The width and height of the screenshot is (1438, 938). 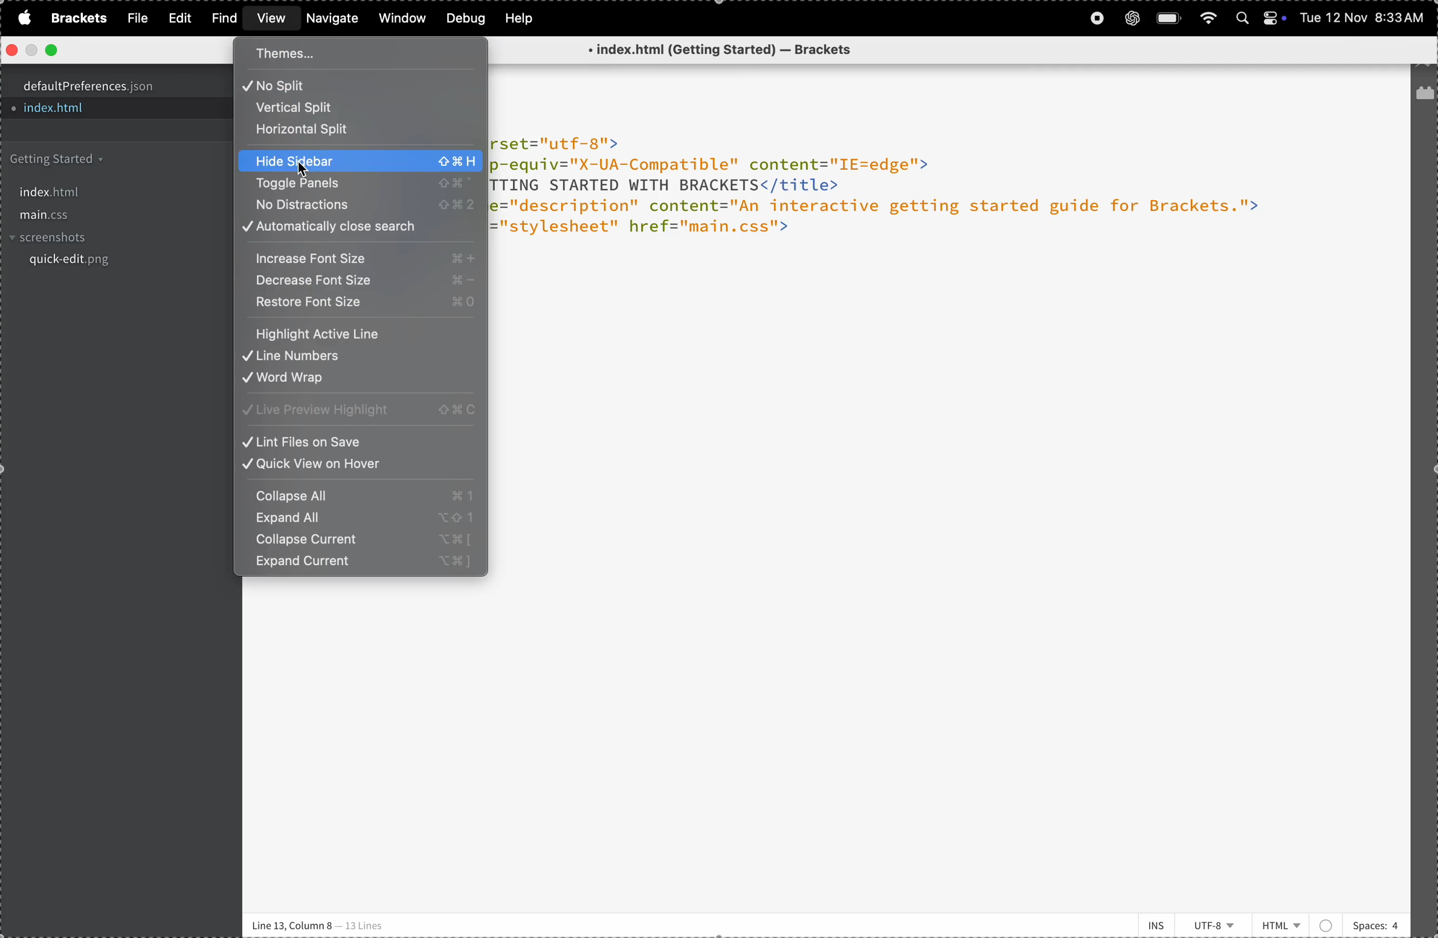 What do you see at coordinates (97, 160) in the screenshot?
I see `getting started` at bounding box center [97, 160].